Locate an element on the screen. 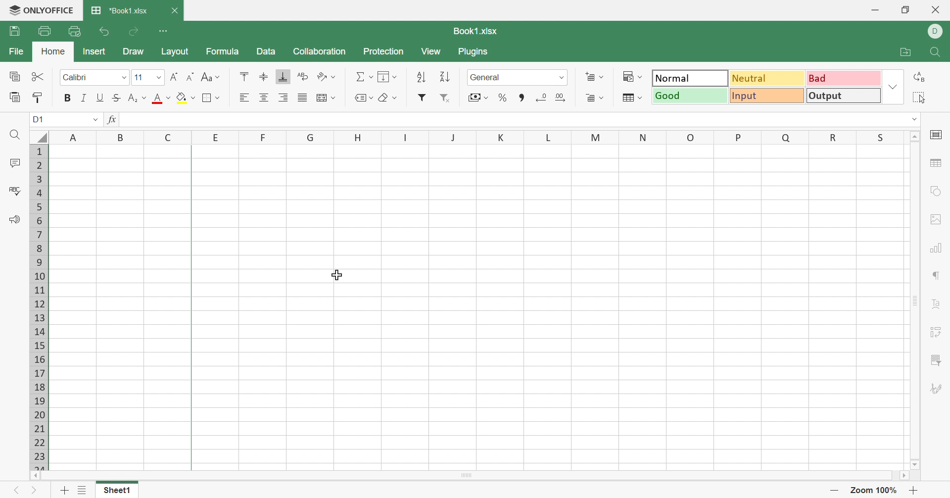 This screenshot has height=498, width=950. Drop Down is located at coordinates (896, 84).